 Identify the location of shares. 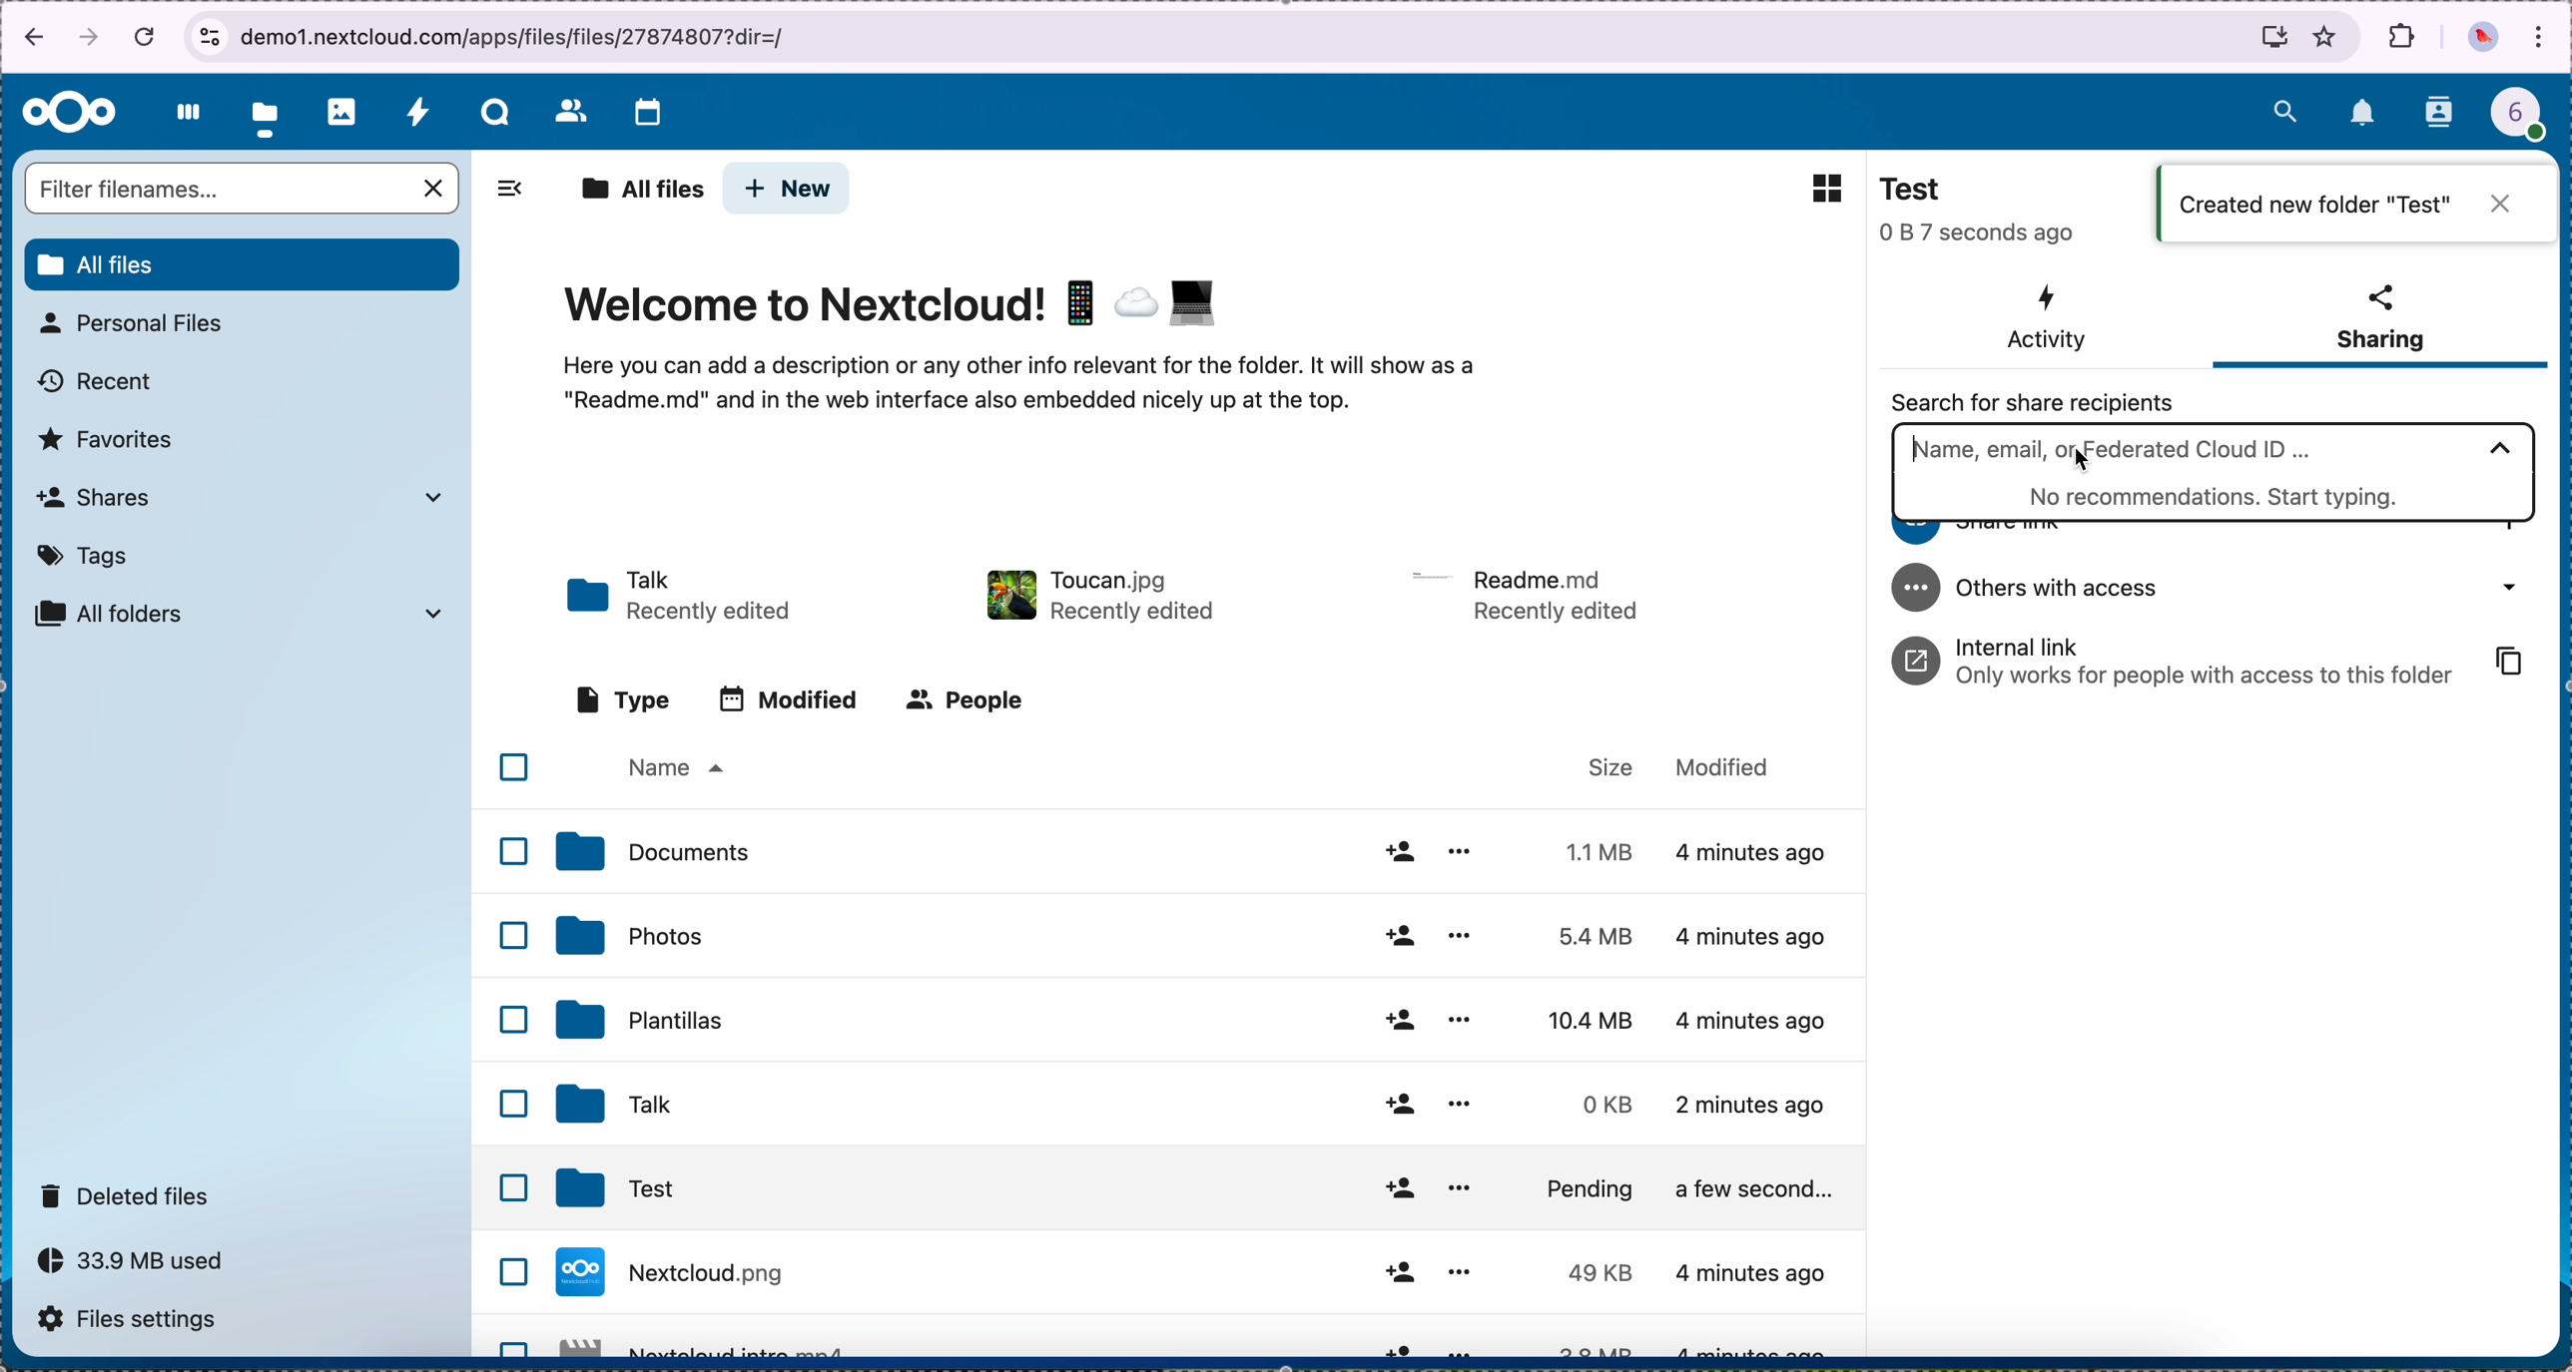
(238, 496).